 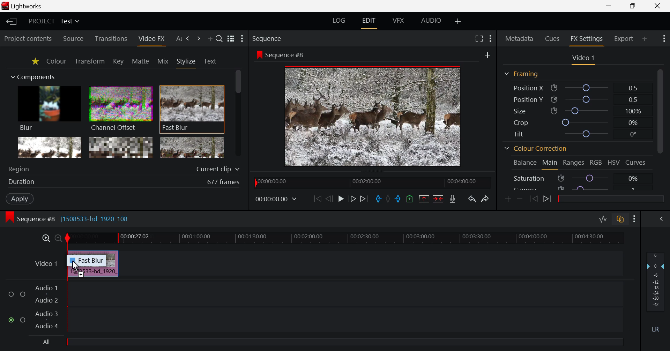 I want to click on Cursor, so click(x=78, y=265).